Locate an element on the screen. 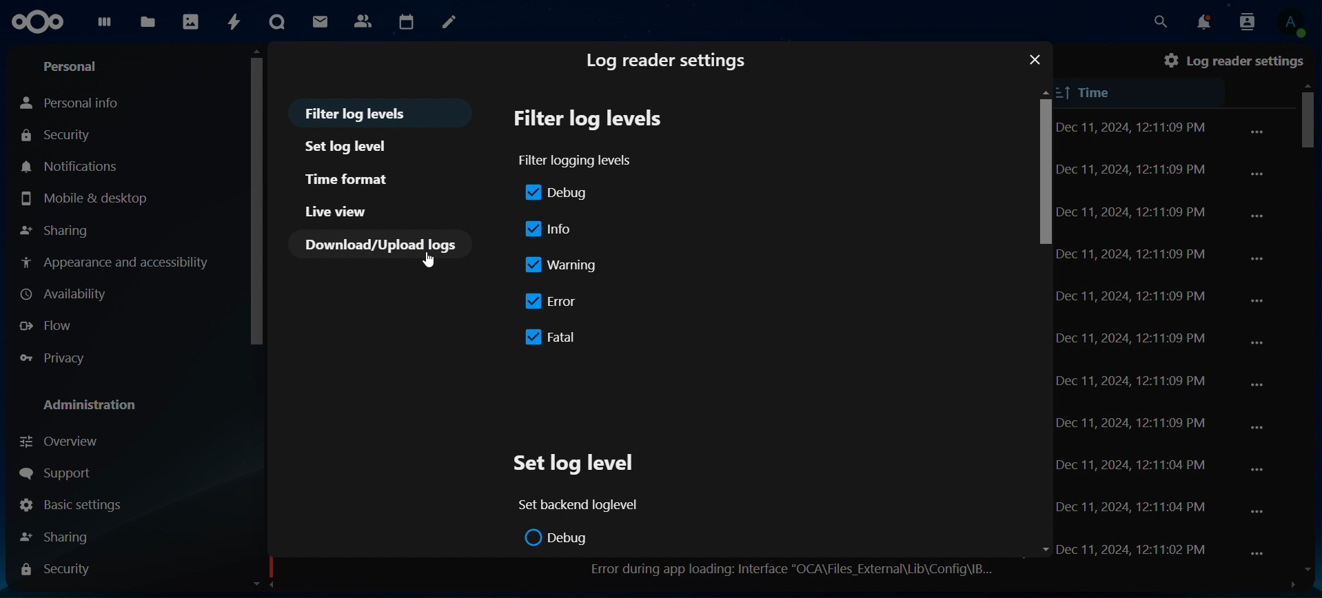  info is located at coordinates (553, 229).